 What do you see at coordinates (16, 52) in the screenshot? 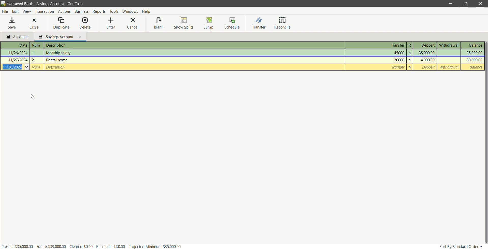
I see `11/26/2024` at bounding box center [16, 52].